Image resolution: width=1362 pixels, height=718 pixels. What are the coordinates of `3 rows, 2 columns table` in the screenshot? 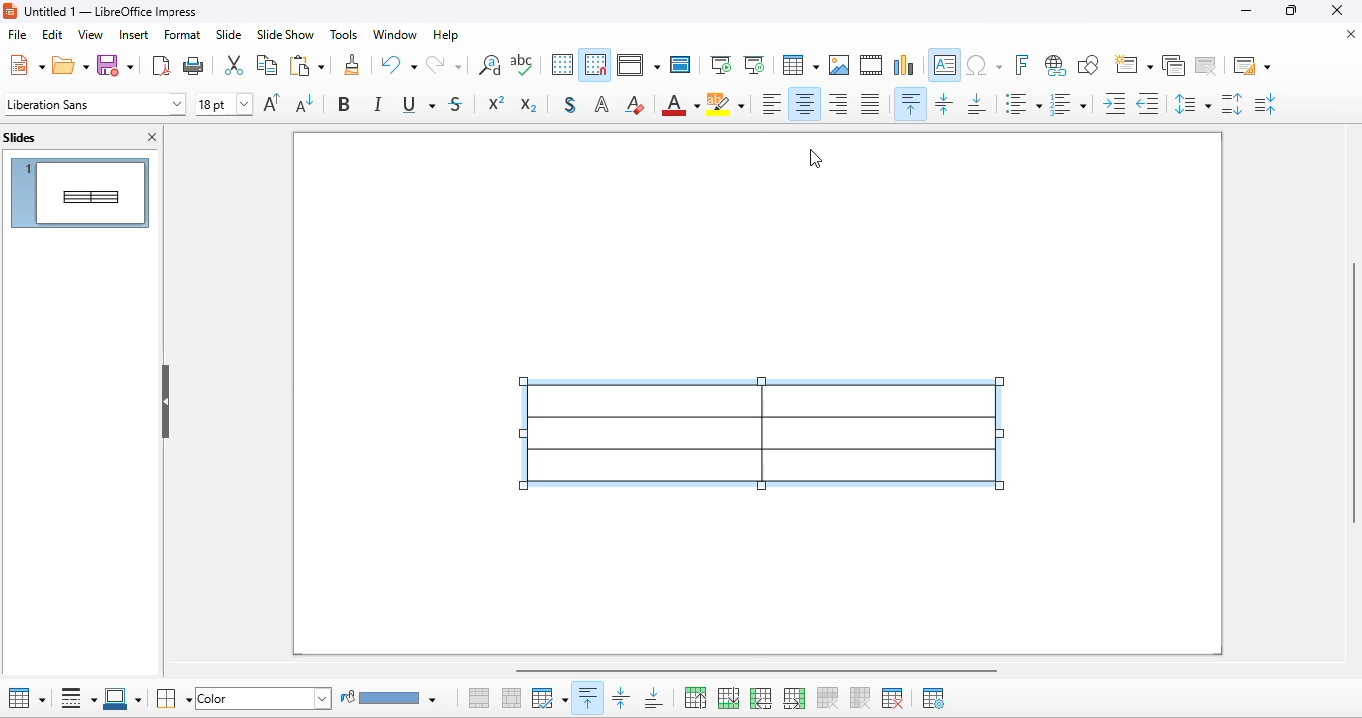 It's located at (764, 435).